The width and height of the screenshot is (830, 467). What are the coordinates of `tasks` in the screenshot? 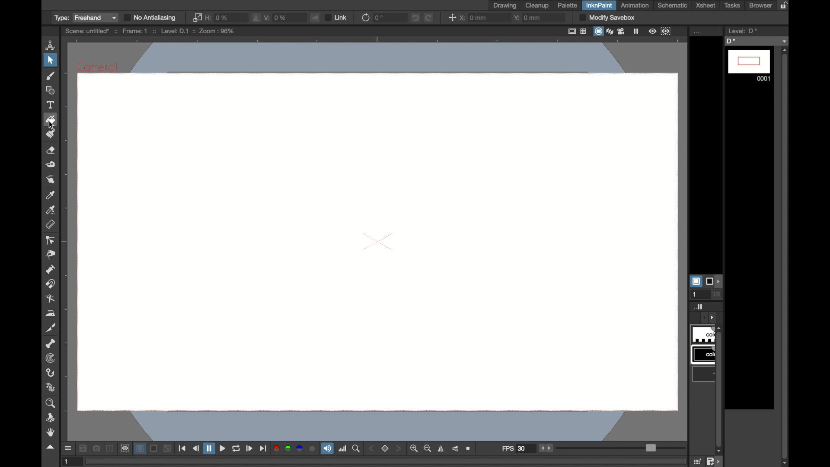 It's located at (731, 6).